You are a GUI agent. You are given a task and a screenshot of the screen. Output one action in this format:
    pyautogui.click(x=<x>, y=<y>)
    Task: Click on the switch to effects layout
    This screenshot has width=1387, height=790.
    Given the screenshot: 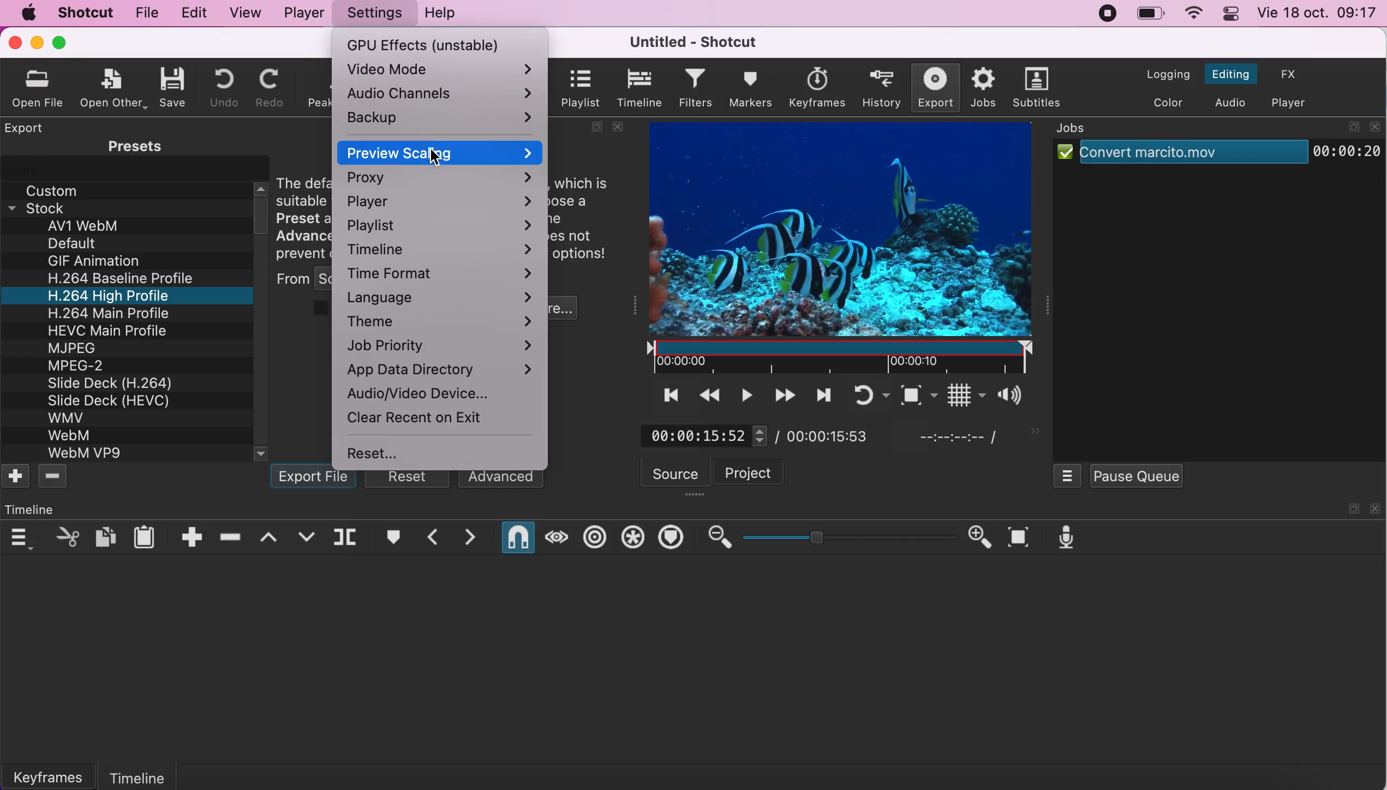 What is the action you would take?
    pyautogui.click(x=1291, y=73)
    